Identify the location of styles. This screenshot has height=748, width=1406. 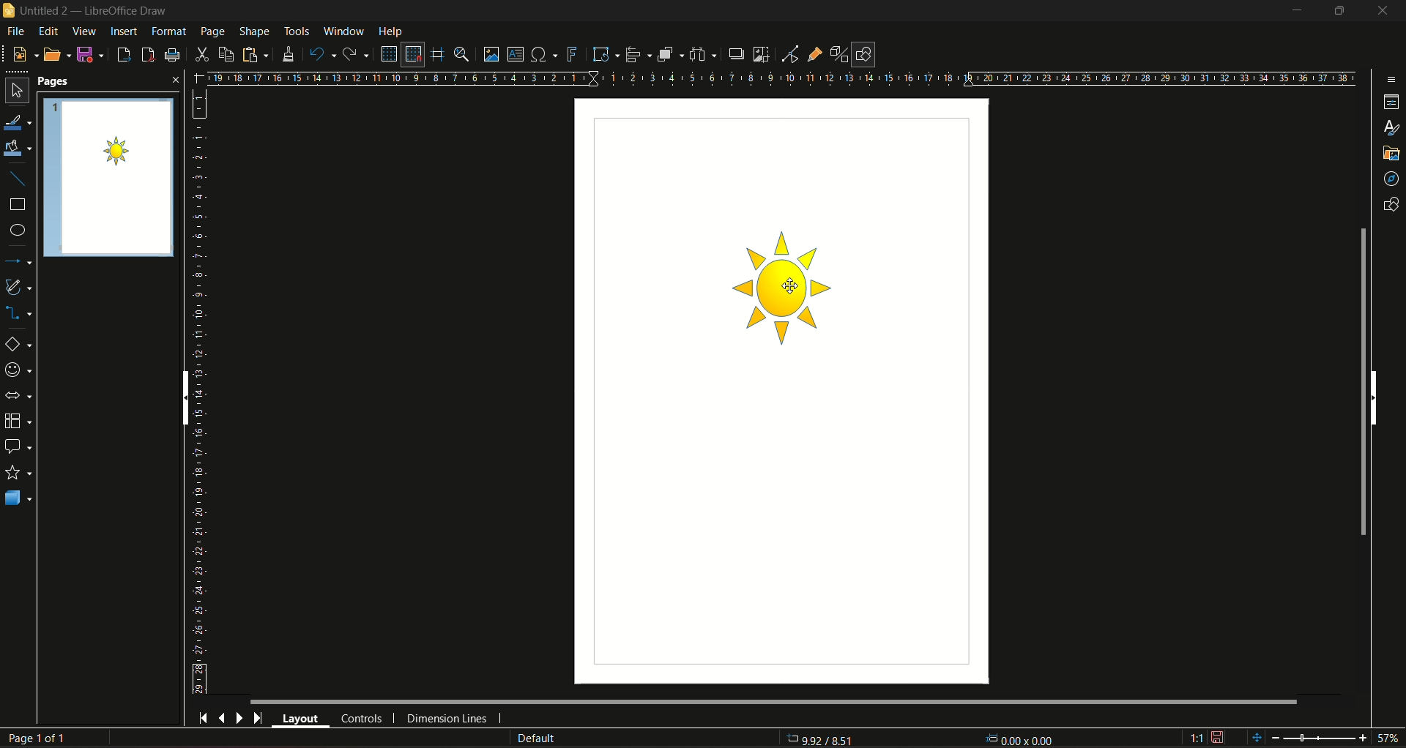
(1390, 128).